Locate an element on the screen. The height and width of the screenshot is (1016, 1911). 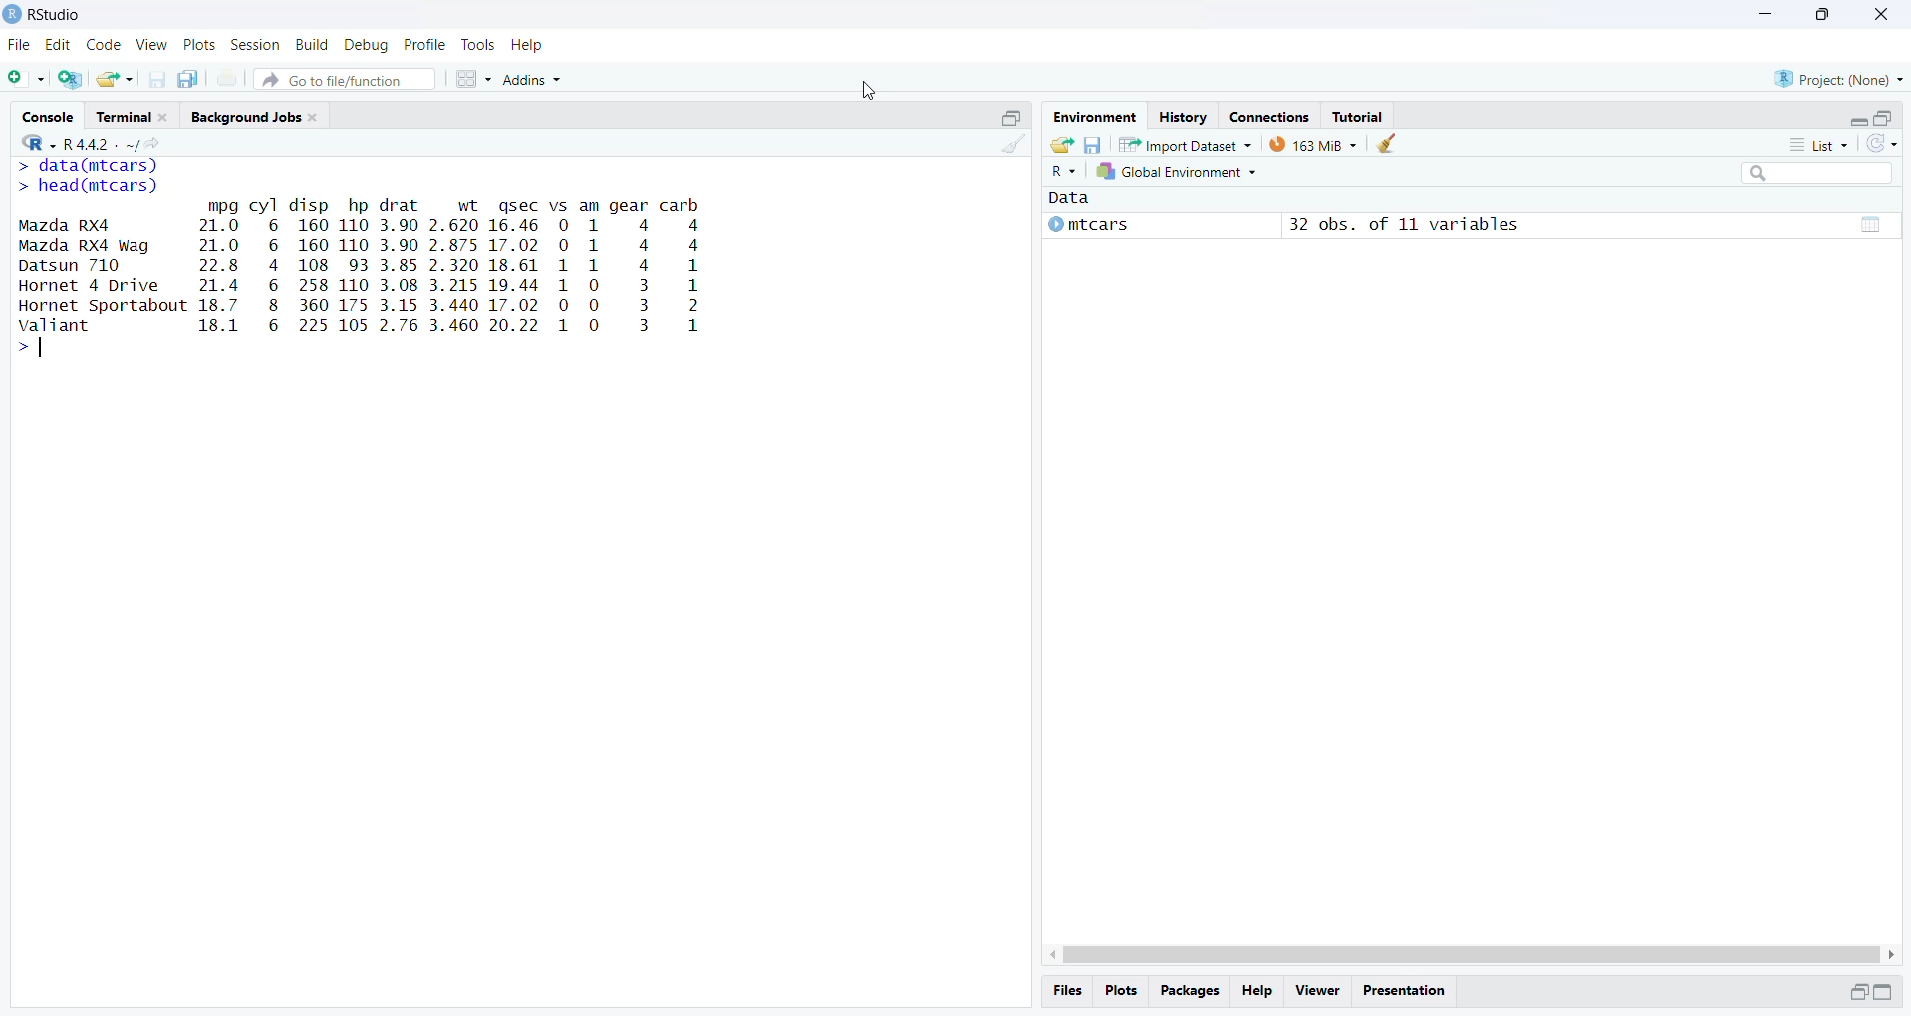
close is located at coordinates (1883, 12).